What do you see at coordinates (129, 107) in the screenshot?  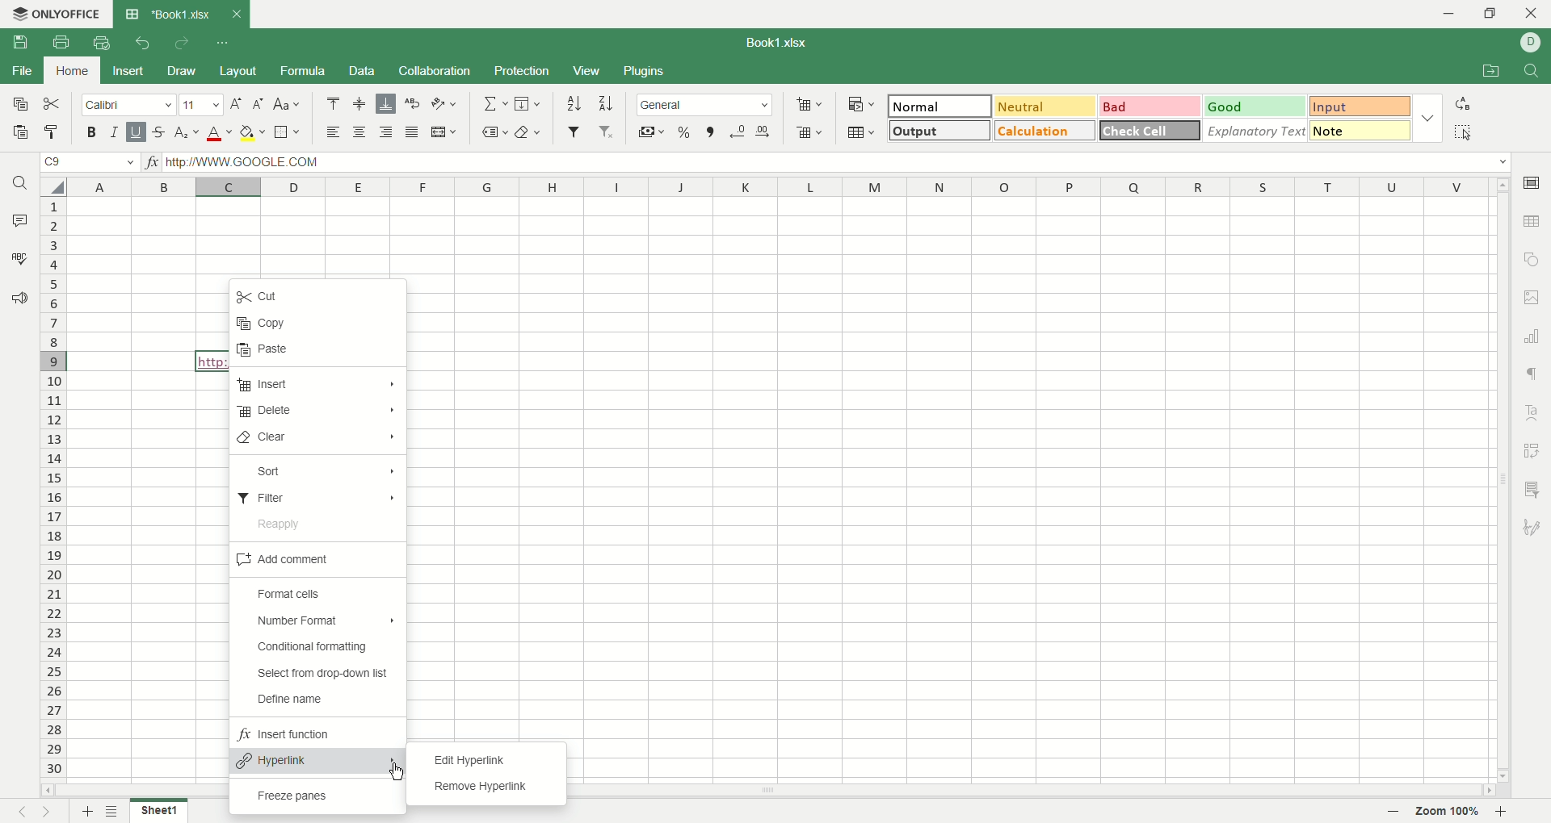 I see `font name` at bounding box center [129, 107].